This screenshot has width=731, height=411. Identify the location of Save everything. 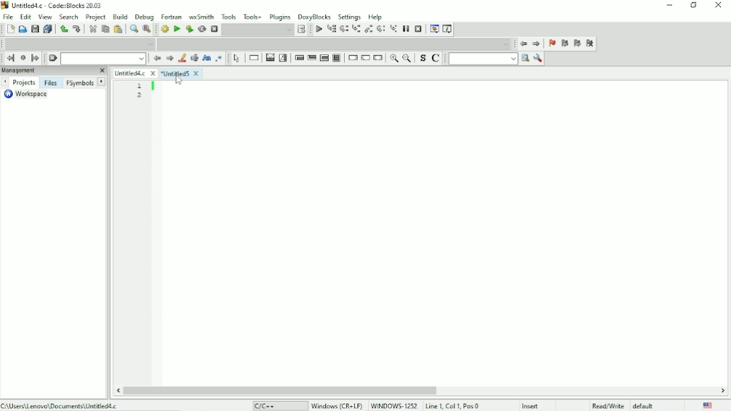
(48, 29).